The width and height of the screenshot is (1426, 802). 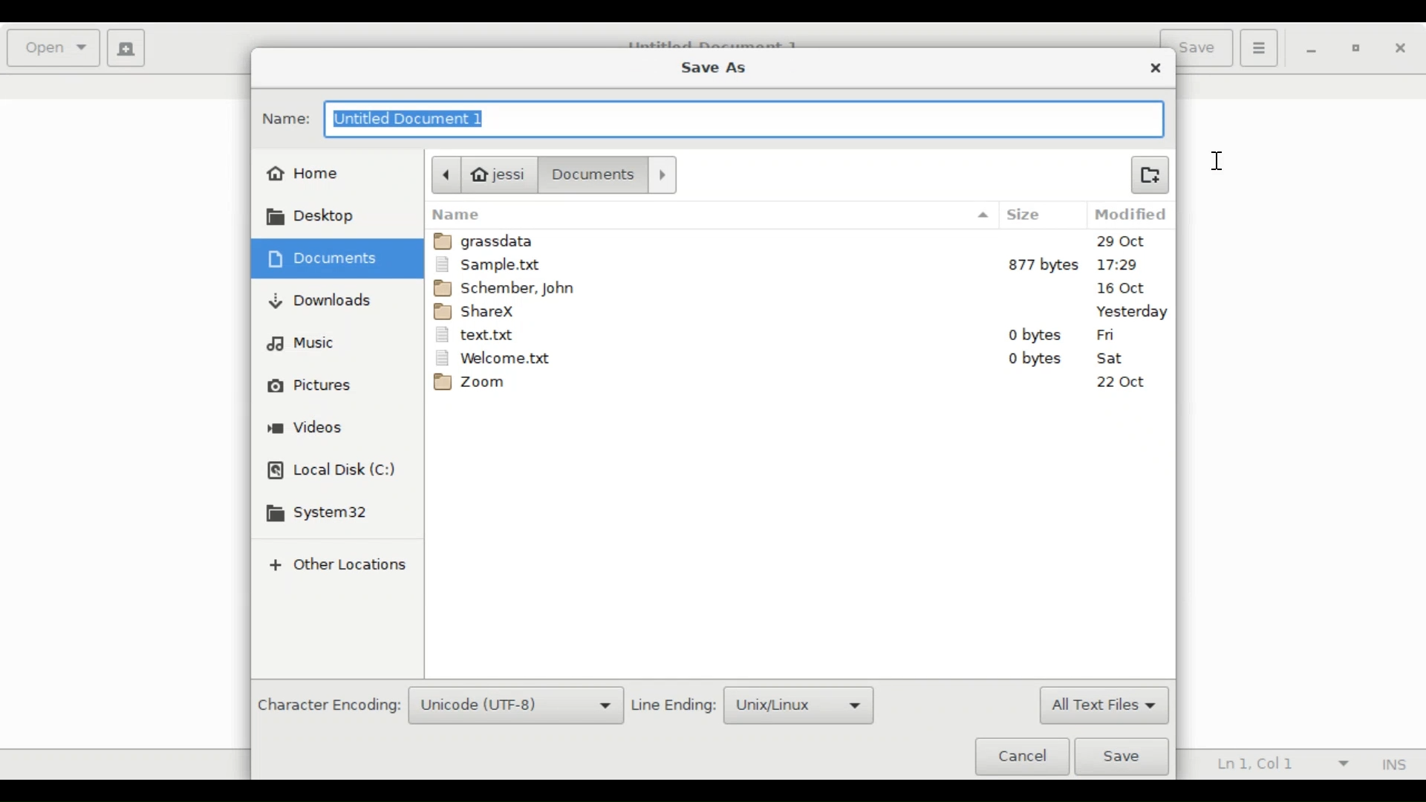 What do you see at coordinates (482, 174) in the screenshot?
I see `jessi` at bounding box center [482, 174].